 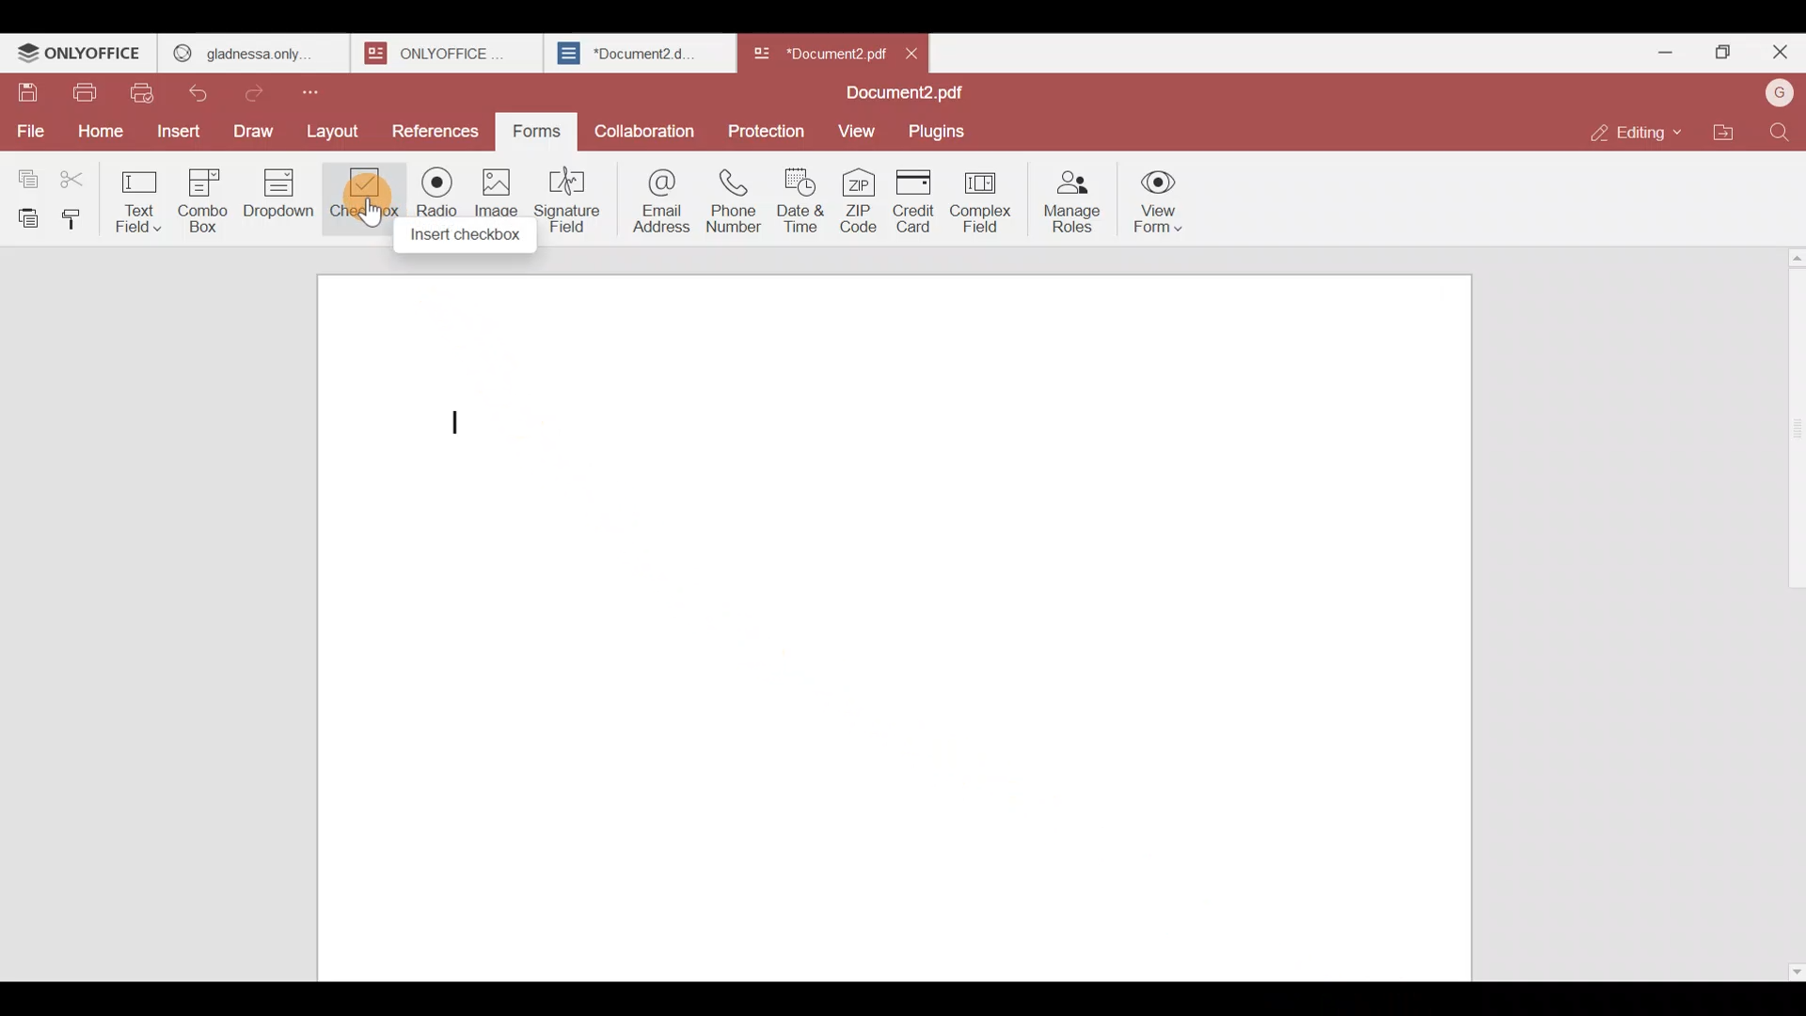 What do you see at coordinates (326, 88) in the screenshot?
I see `Customize quick access toolbar` at bounding box center [326, 88].